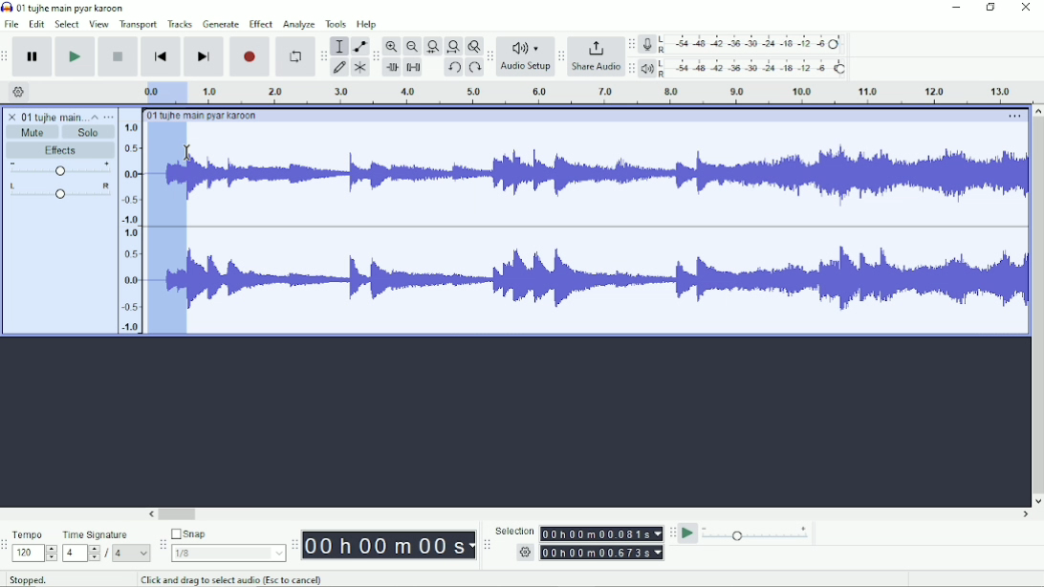 The image size is (1044, 587). I want to click on Time Signature, so click(105, 534).